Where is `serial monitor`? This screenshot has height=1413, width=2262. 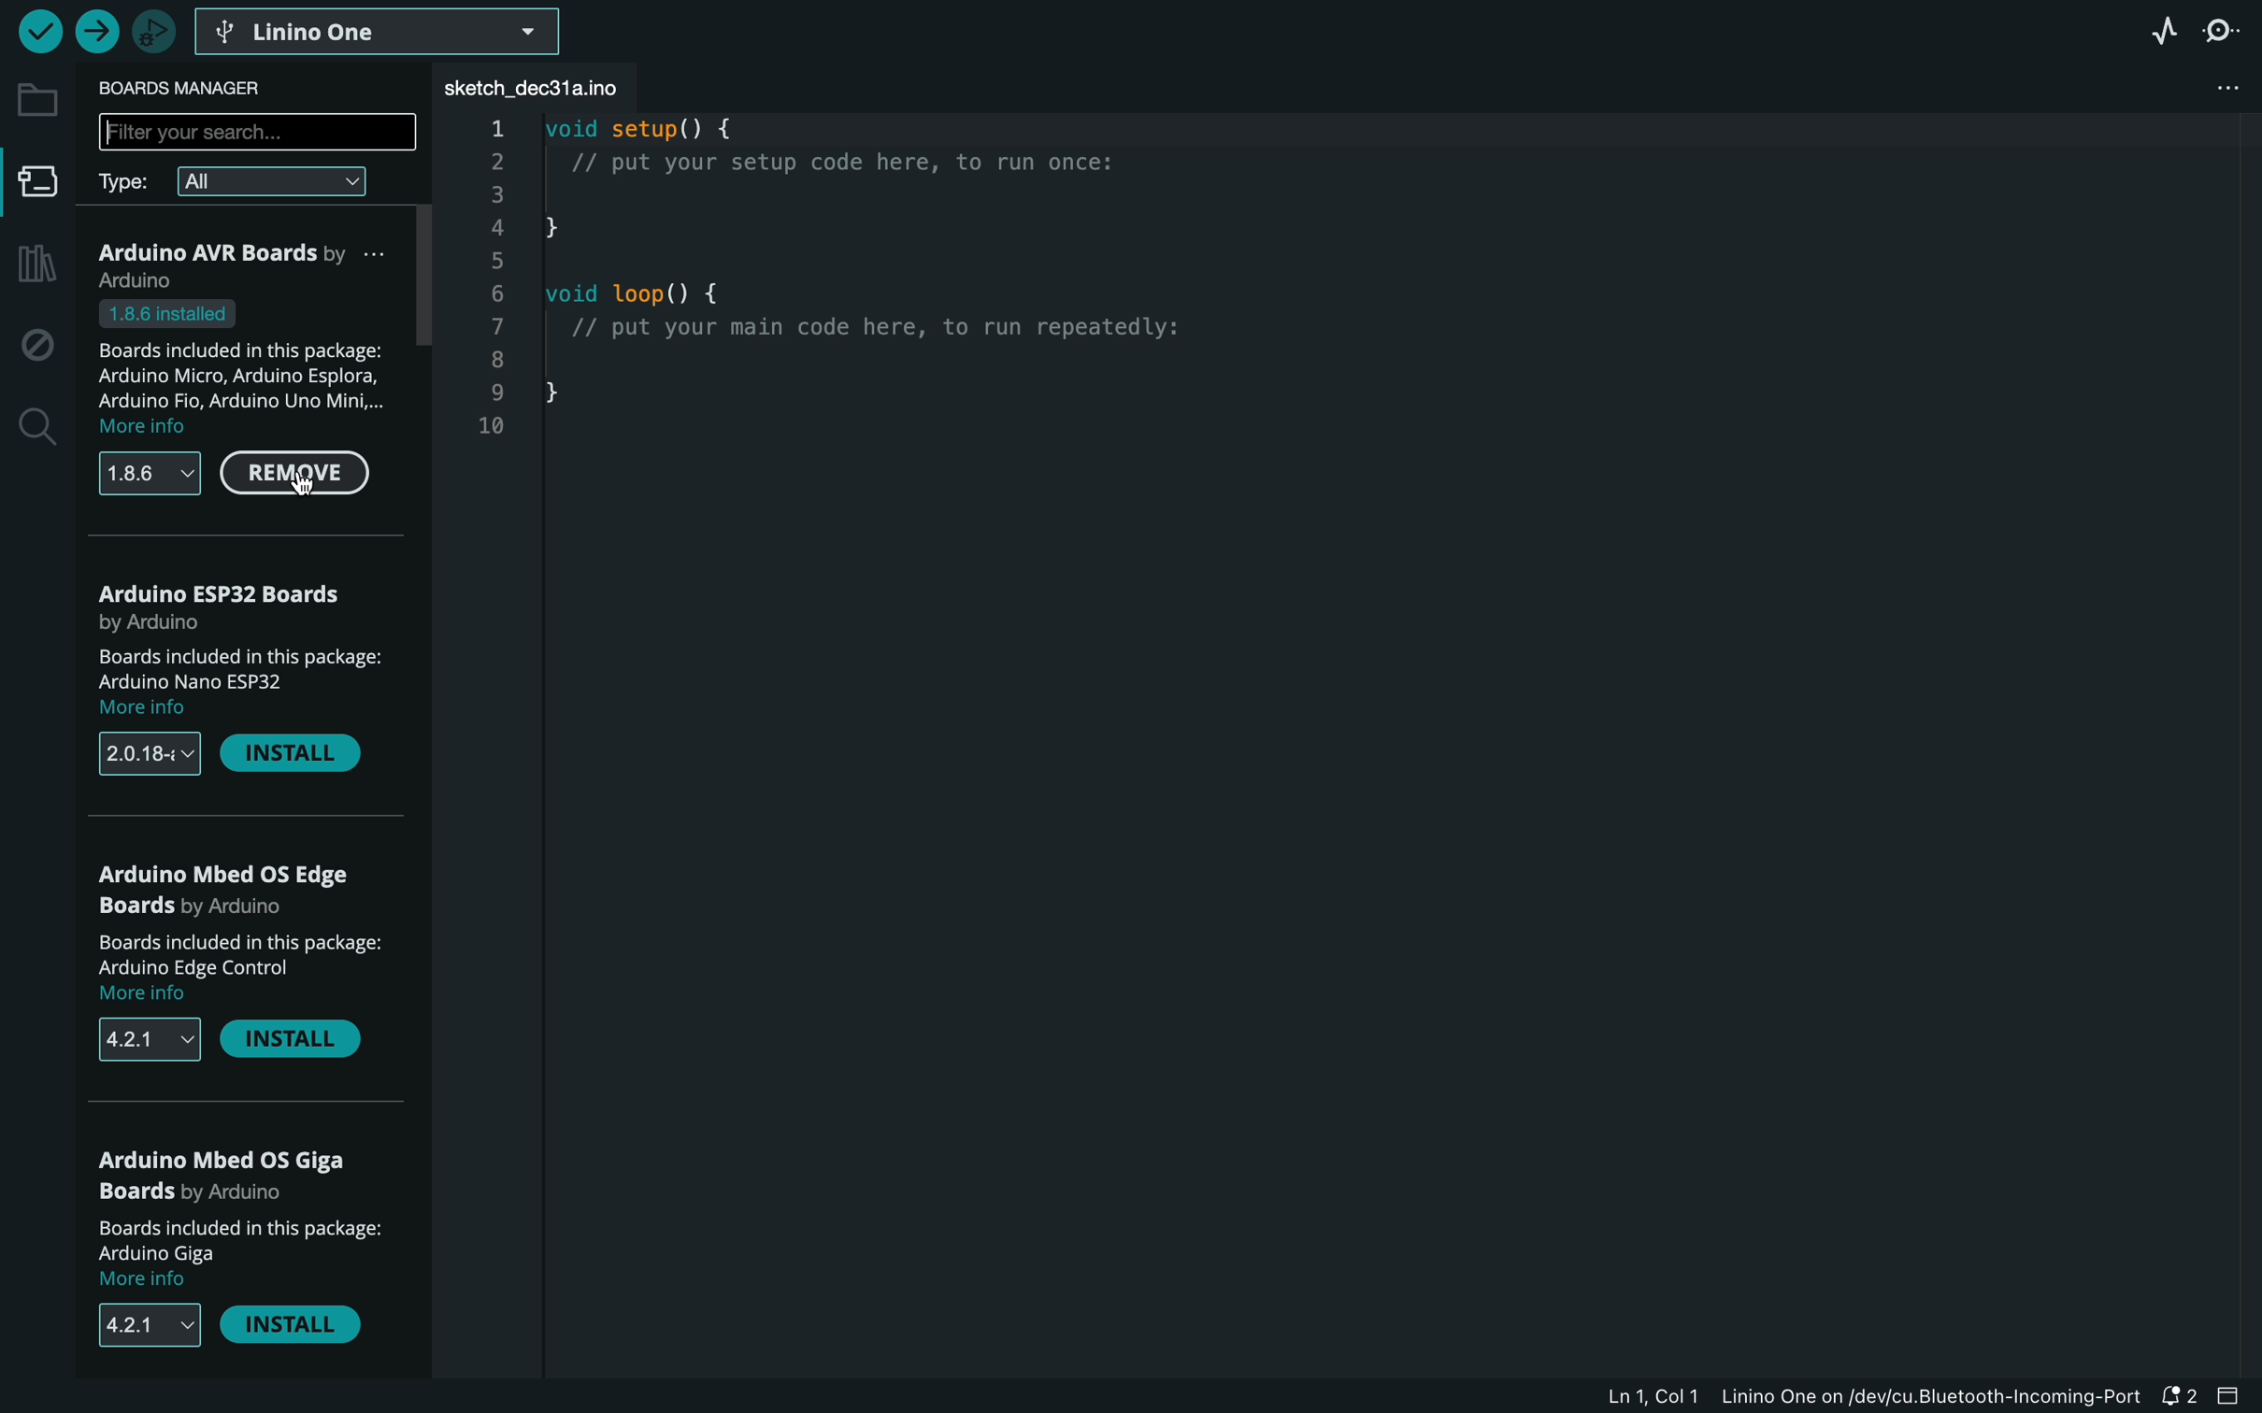
serial monitor is located at coordinates (2226, 33).